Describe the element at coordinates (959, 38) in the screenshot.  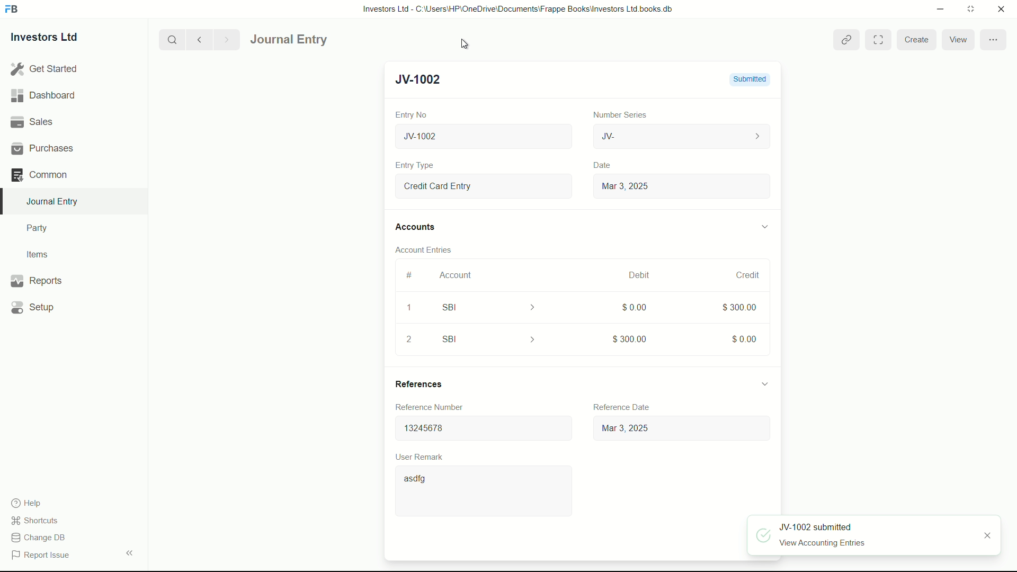
I see `view` at that location.